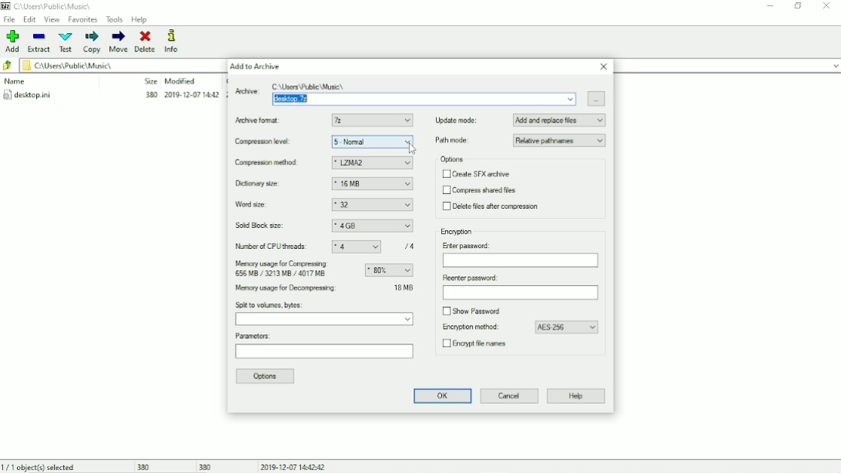 Image resolution: width=841 pixels, height=473 pixels. I want to click on Close, so click(604, 66).